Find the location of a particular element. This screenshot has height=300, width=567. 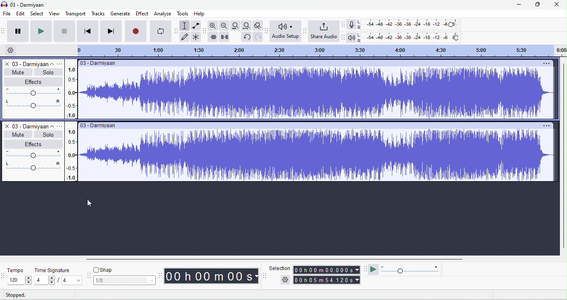

audacity tools toolbar is located at coordinates (176, 32).